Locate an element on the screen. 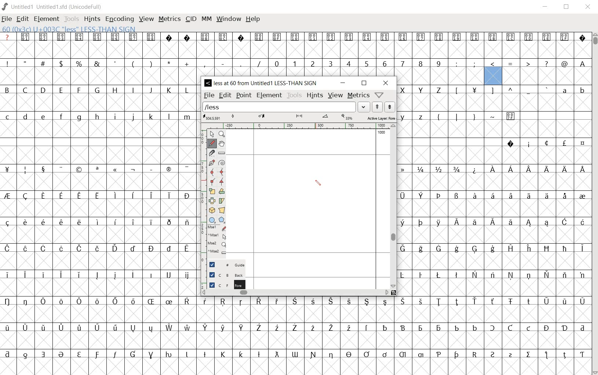 The height and width of the screenshot is (375, 598). mse1 mse1 mse2 mse2 is located at coordinates (218, 240).